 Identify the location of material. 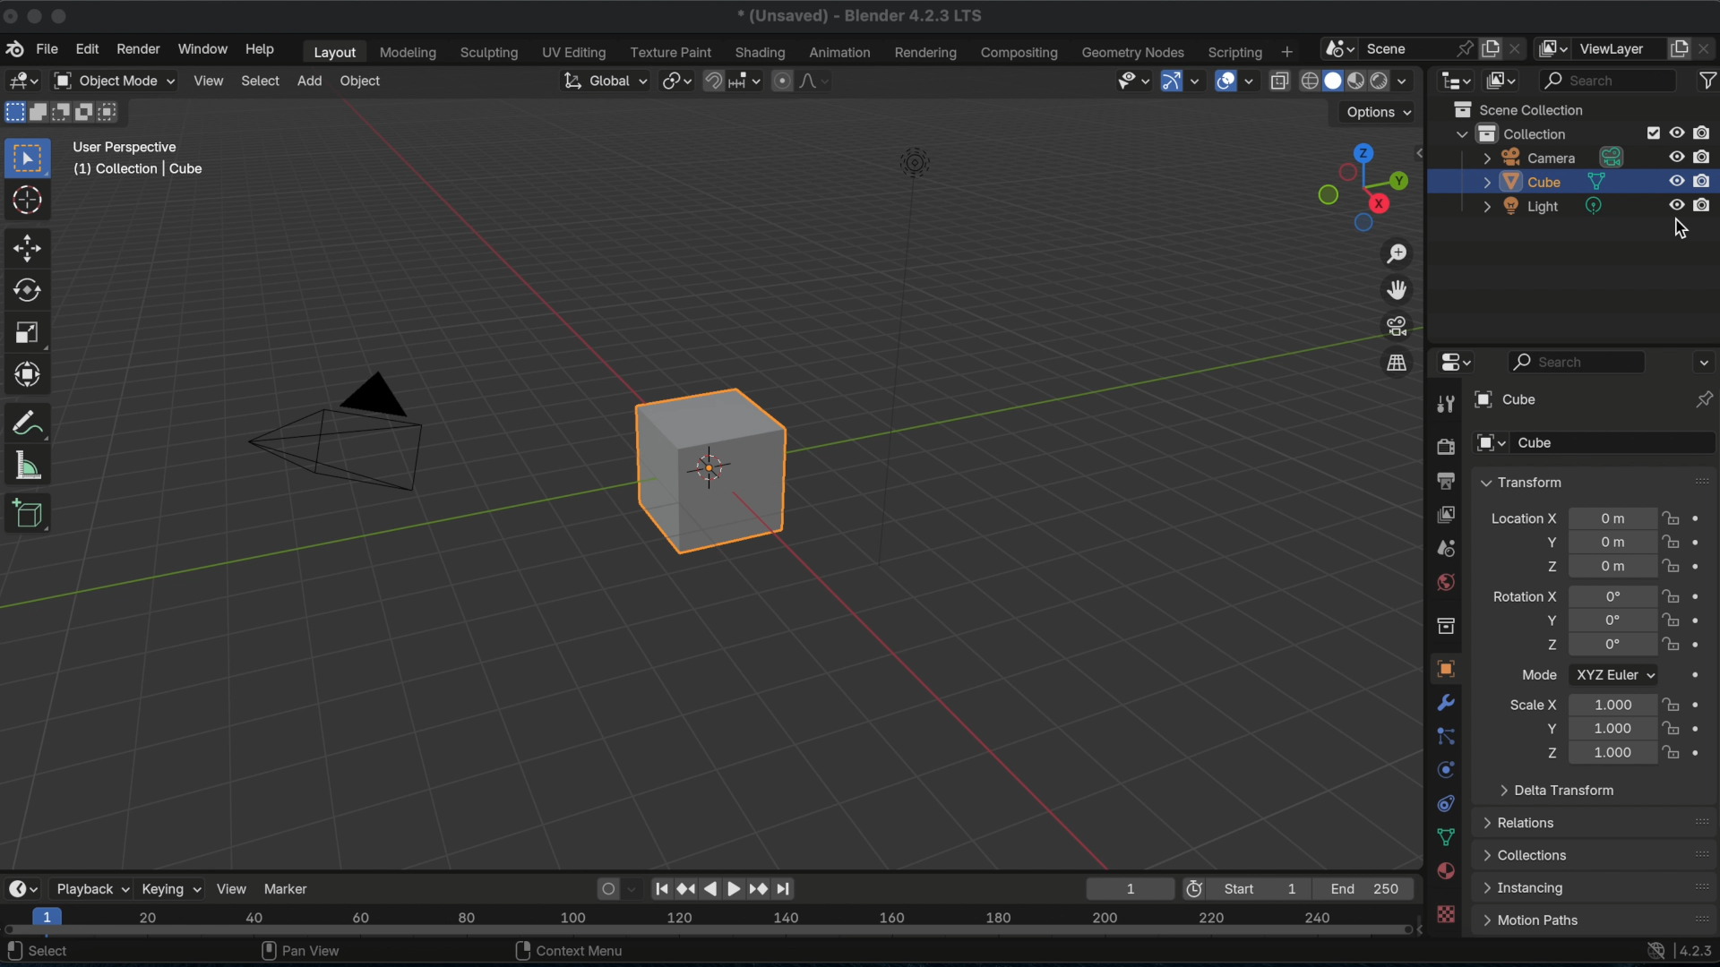
(1446, 869).